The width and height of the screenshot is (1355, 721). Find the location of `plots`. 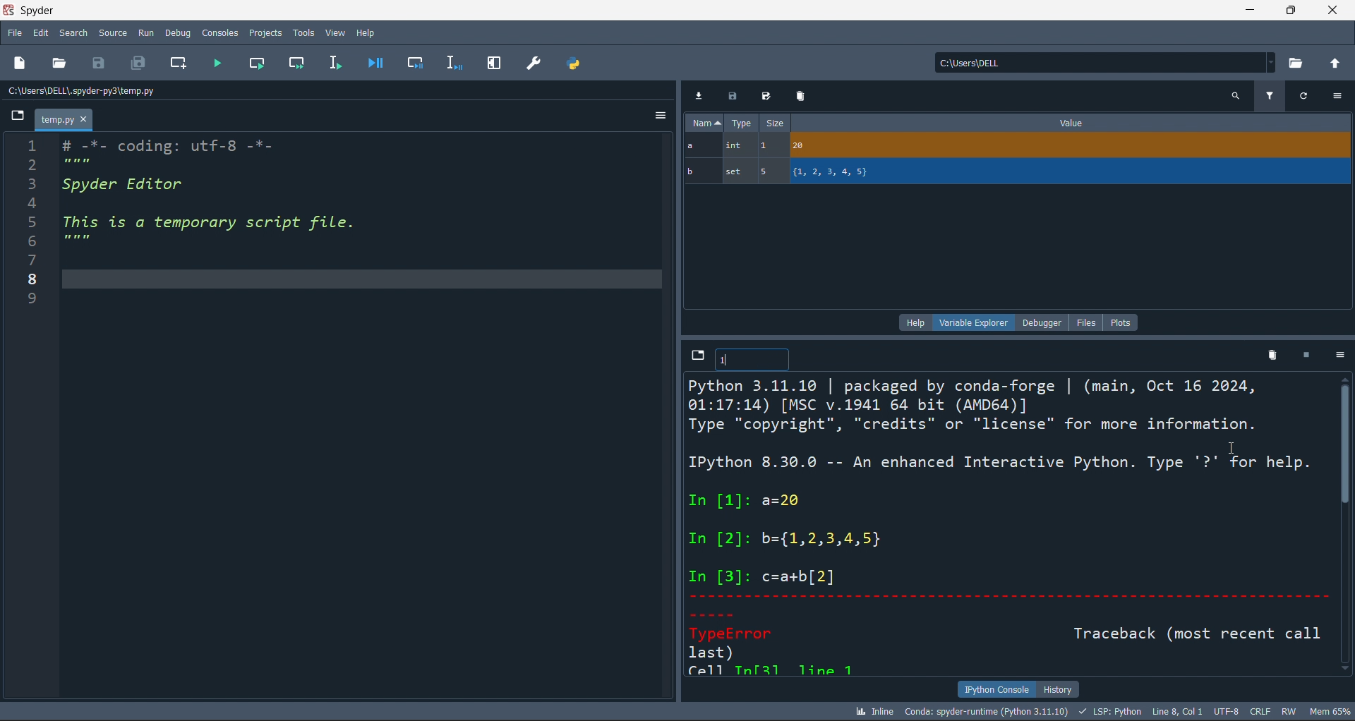

plots is located at coordinates (1121, 321).